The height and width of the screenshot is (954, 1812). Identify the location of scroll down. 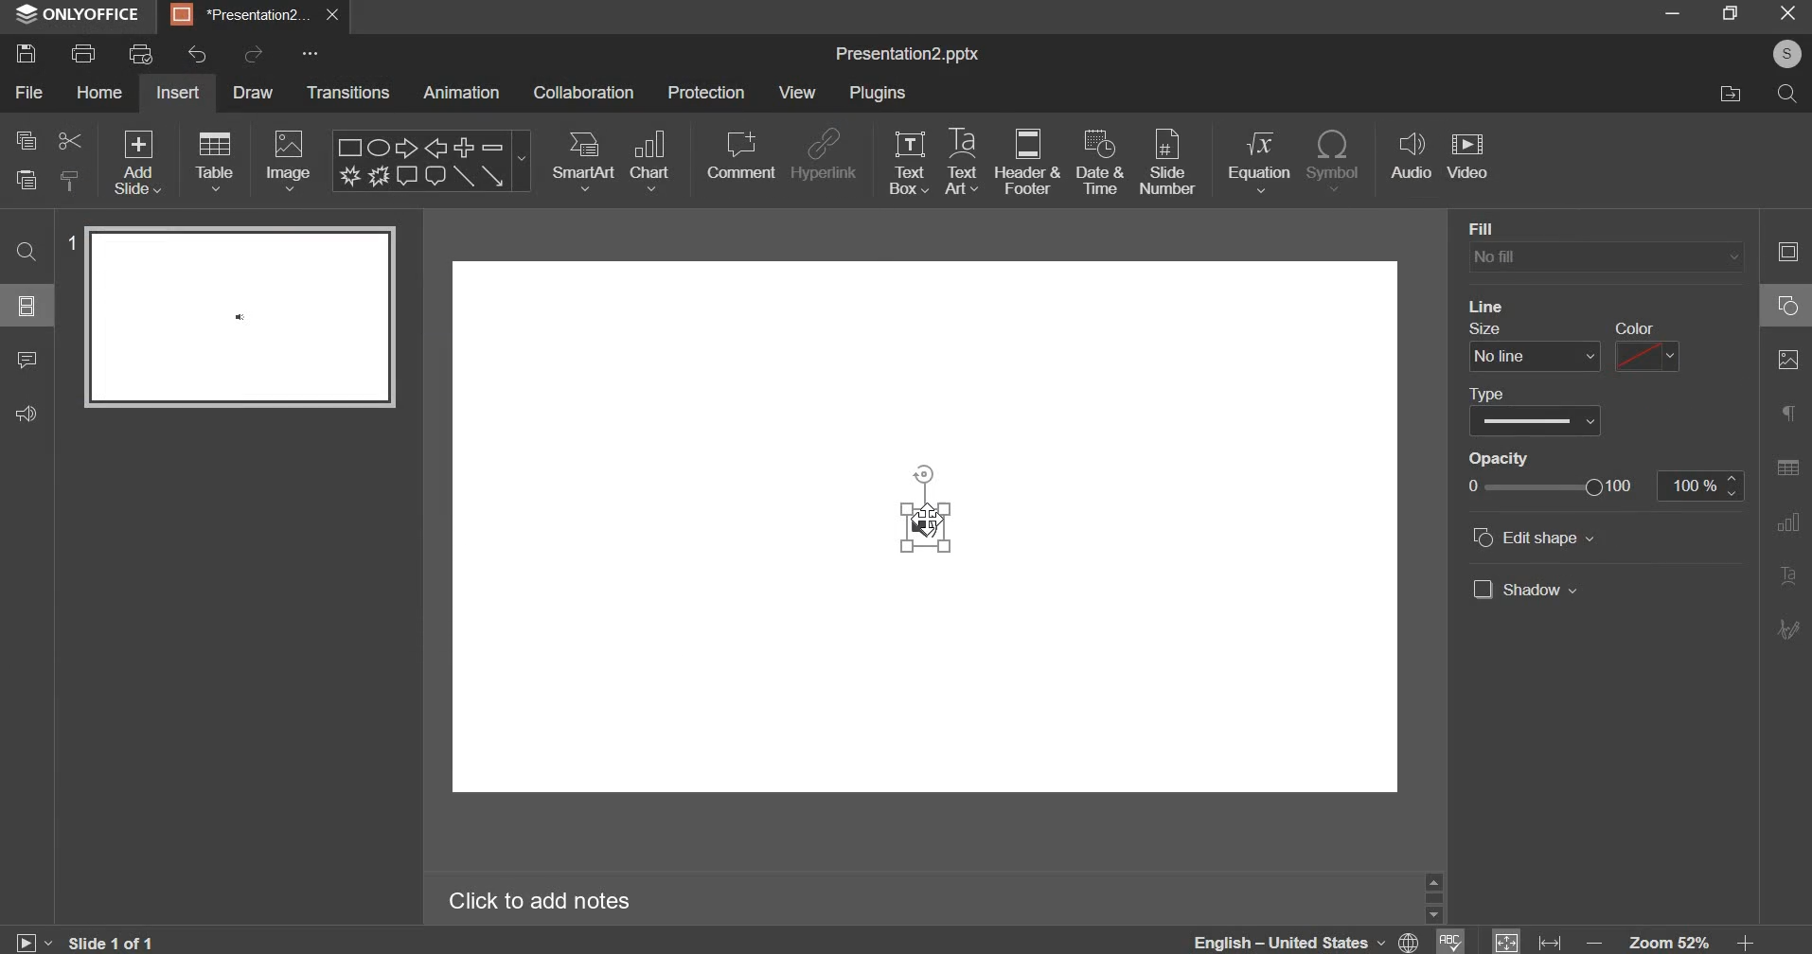
(1433, 915).